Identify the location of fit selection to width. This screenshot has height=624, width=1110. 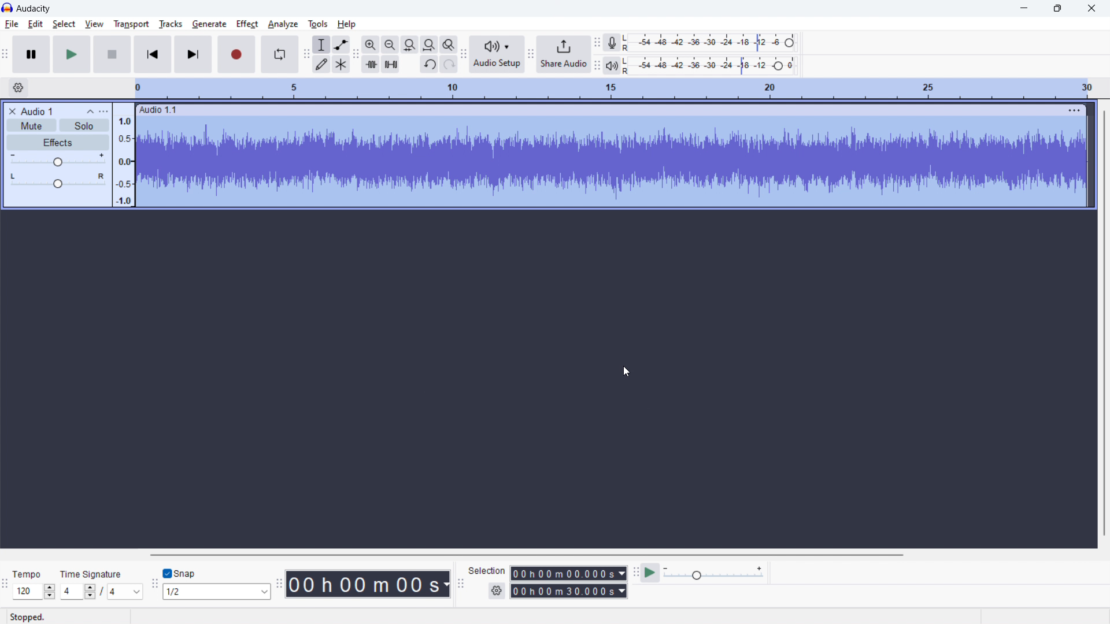
(409, 44).